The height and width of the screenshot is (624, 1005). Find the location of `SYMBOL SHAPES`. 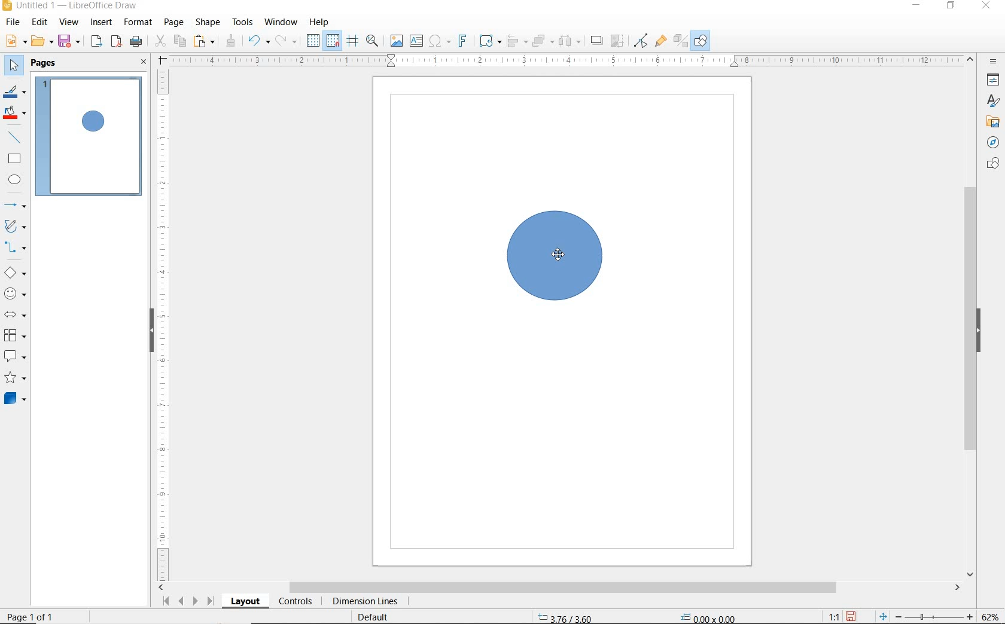

SYMBOL SHAPES is located at coordinates (16, 292).